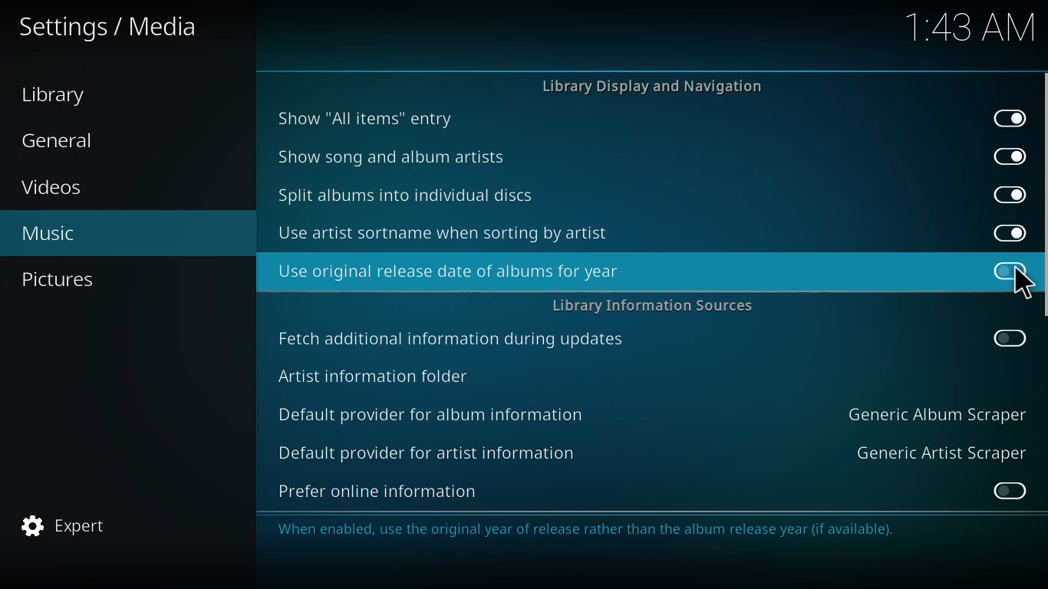 The height and width of the screenshot is (589, 1048). Describe the element at coordinates (454, 339) in the screenshot. I see `fetch additional info` at that location.